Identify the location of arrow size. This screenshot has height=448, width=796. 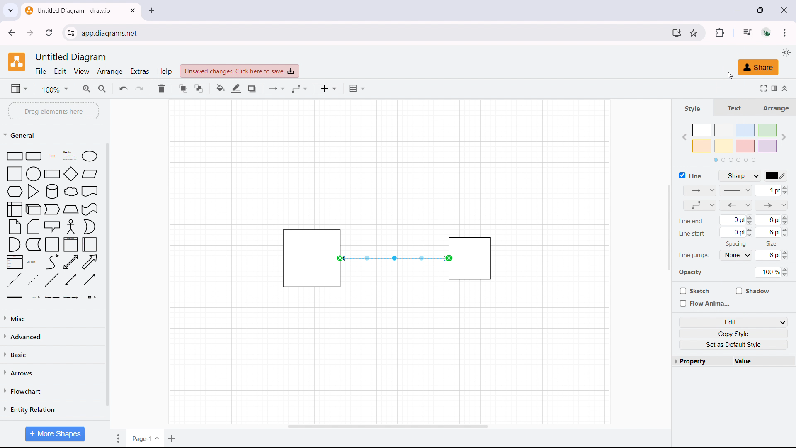
(771, 190).